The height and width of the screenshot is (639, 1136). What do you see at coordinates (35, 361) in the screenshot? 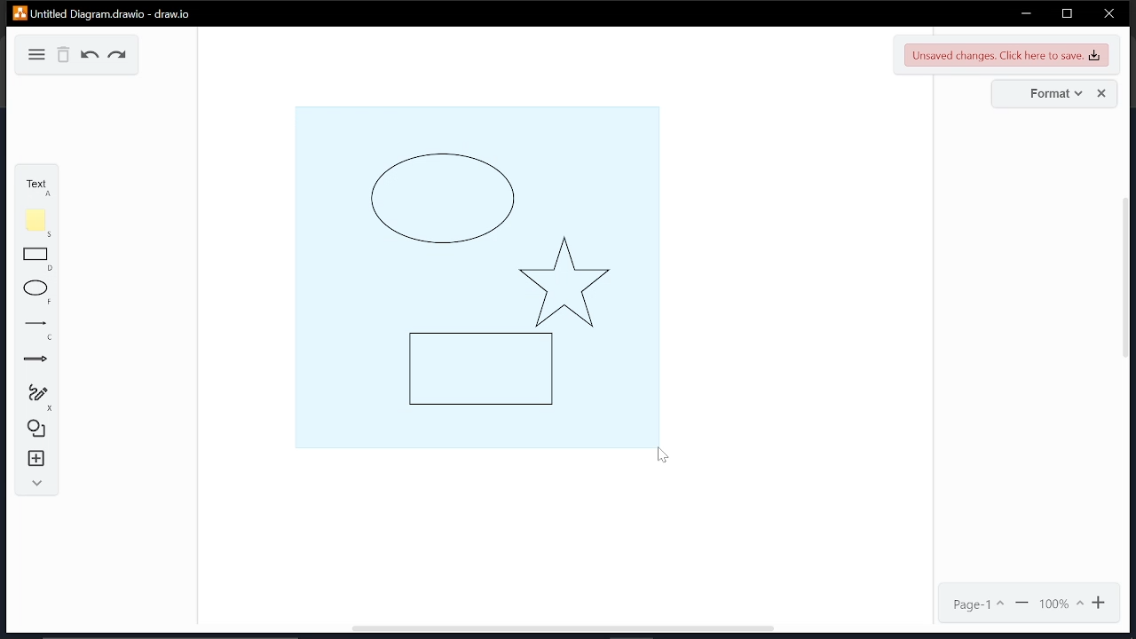
I see `arrows` at bounding box center [35, 361].